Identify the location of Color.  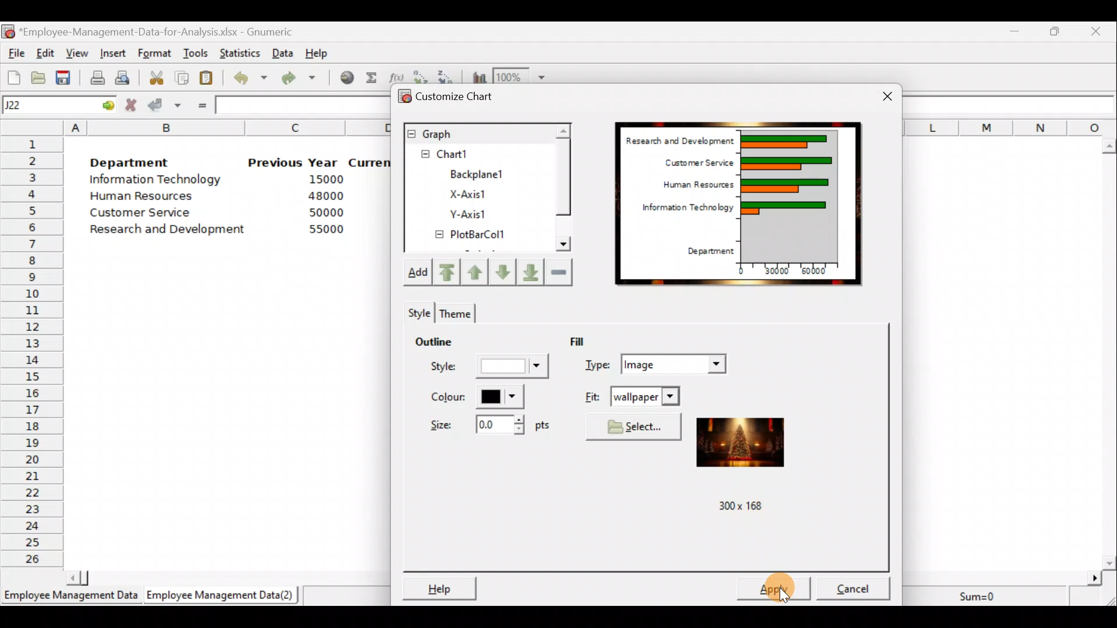
(478, 397).